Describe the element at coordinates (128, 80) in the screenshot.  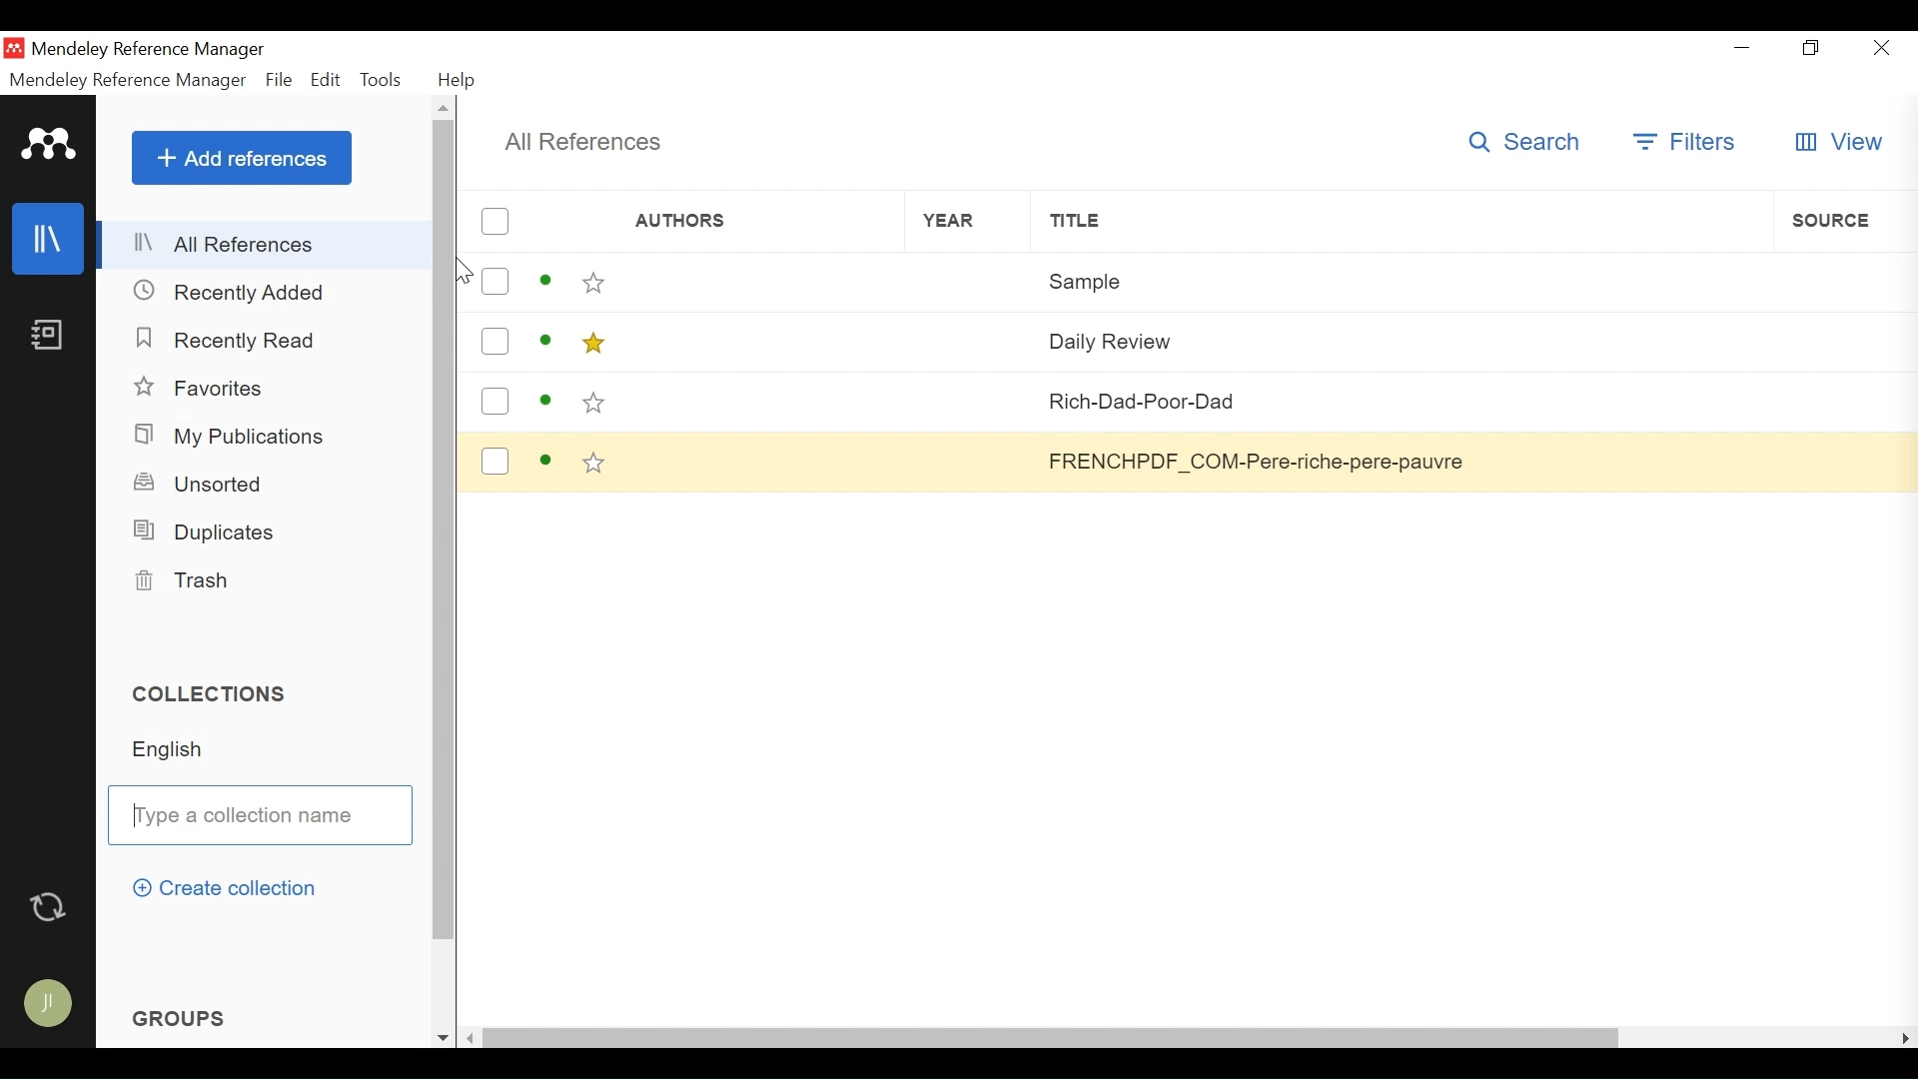
I see `Mendeley Reference Manger ` at that location.